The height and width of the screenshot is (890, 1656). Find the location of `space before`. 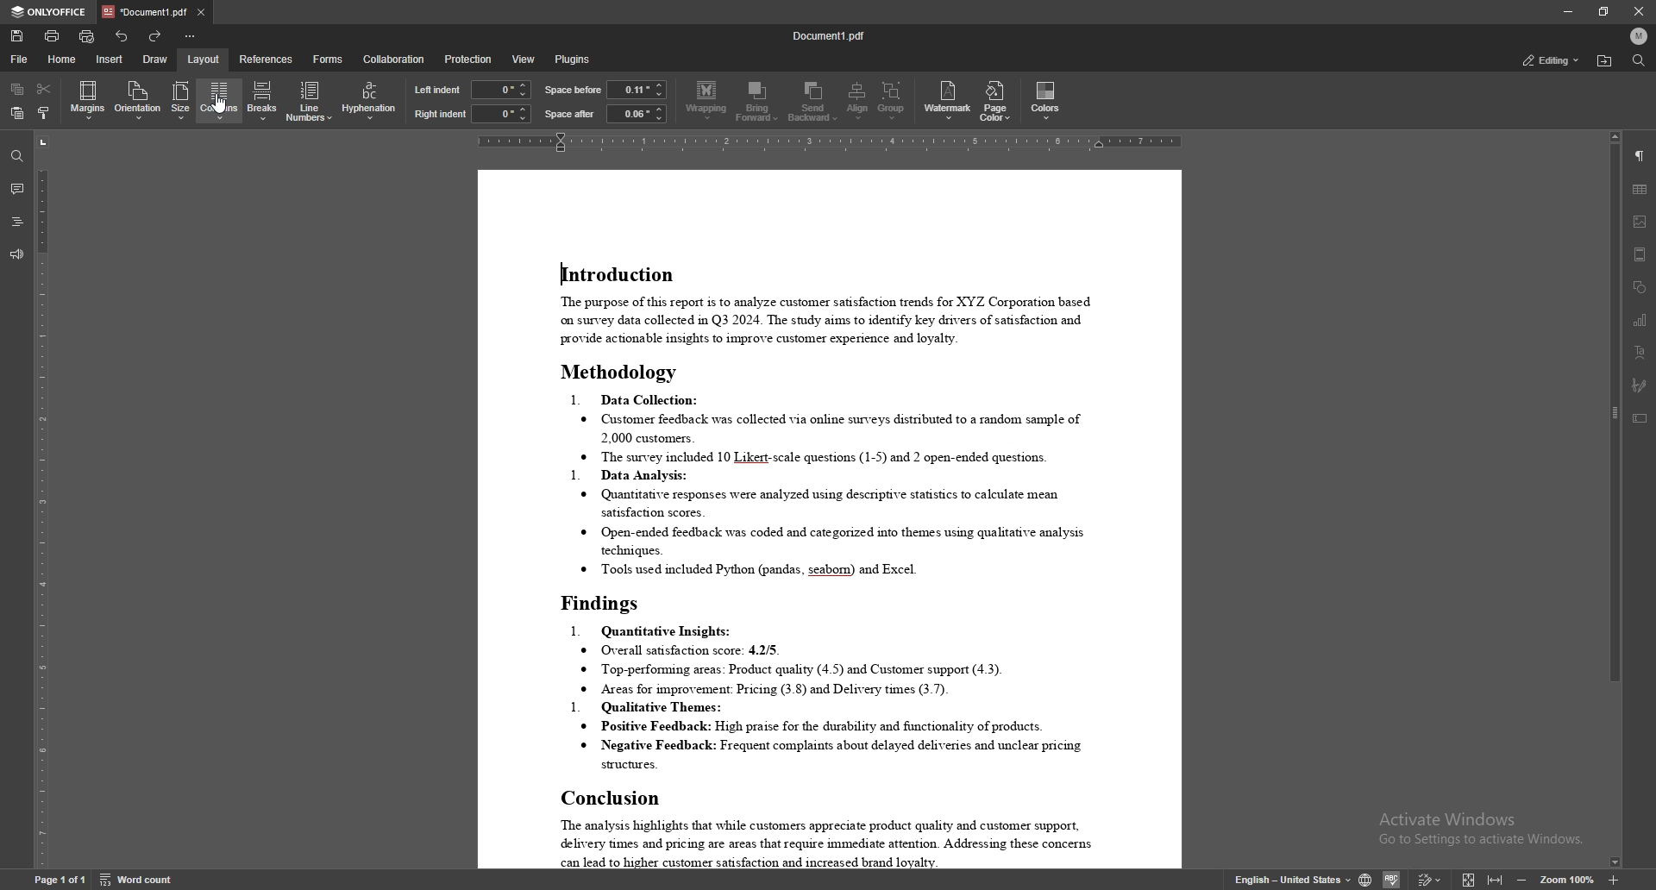

space before is located at coordinates (574, 90).